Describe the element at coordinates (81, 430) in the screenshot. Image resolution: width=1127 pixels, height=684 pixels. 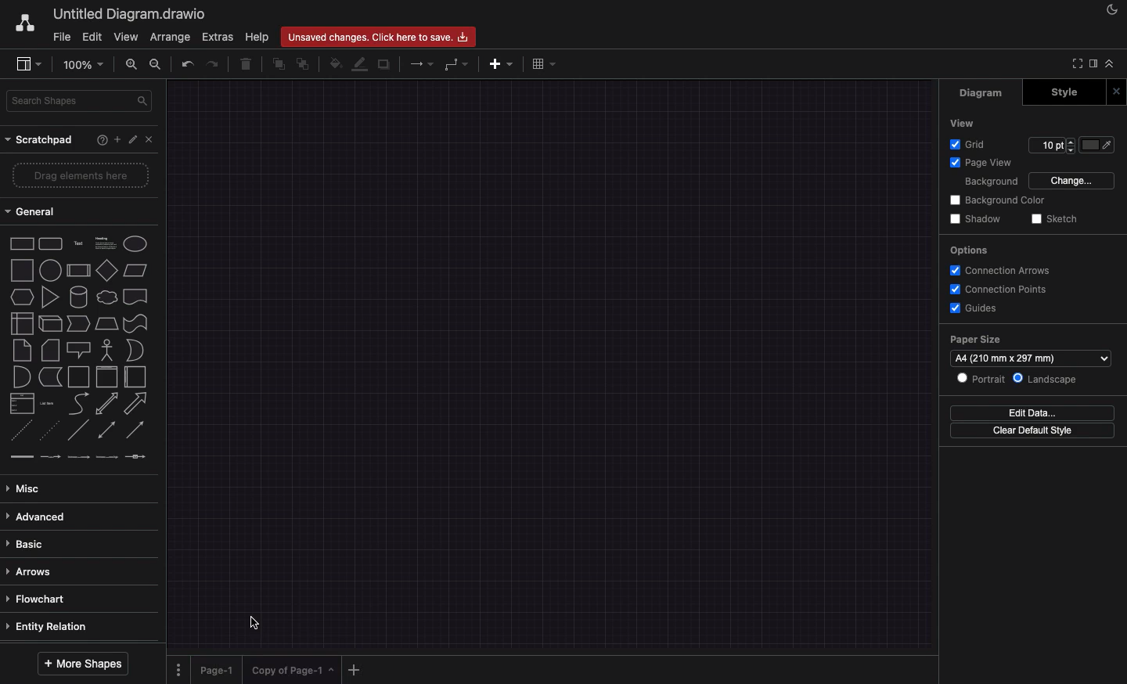
I see `line` at that location.